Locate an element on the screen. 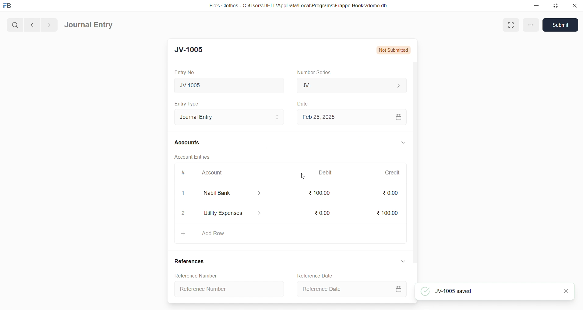  Credit is located at coordinates (392, 172).